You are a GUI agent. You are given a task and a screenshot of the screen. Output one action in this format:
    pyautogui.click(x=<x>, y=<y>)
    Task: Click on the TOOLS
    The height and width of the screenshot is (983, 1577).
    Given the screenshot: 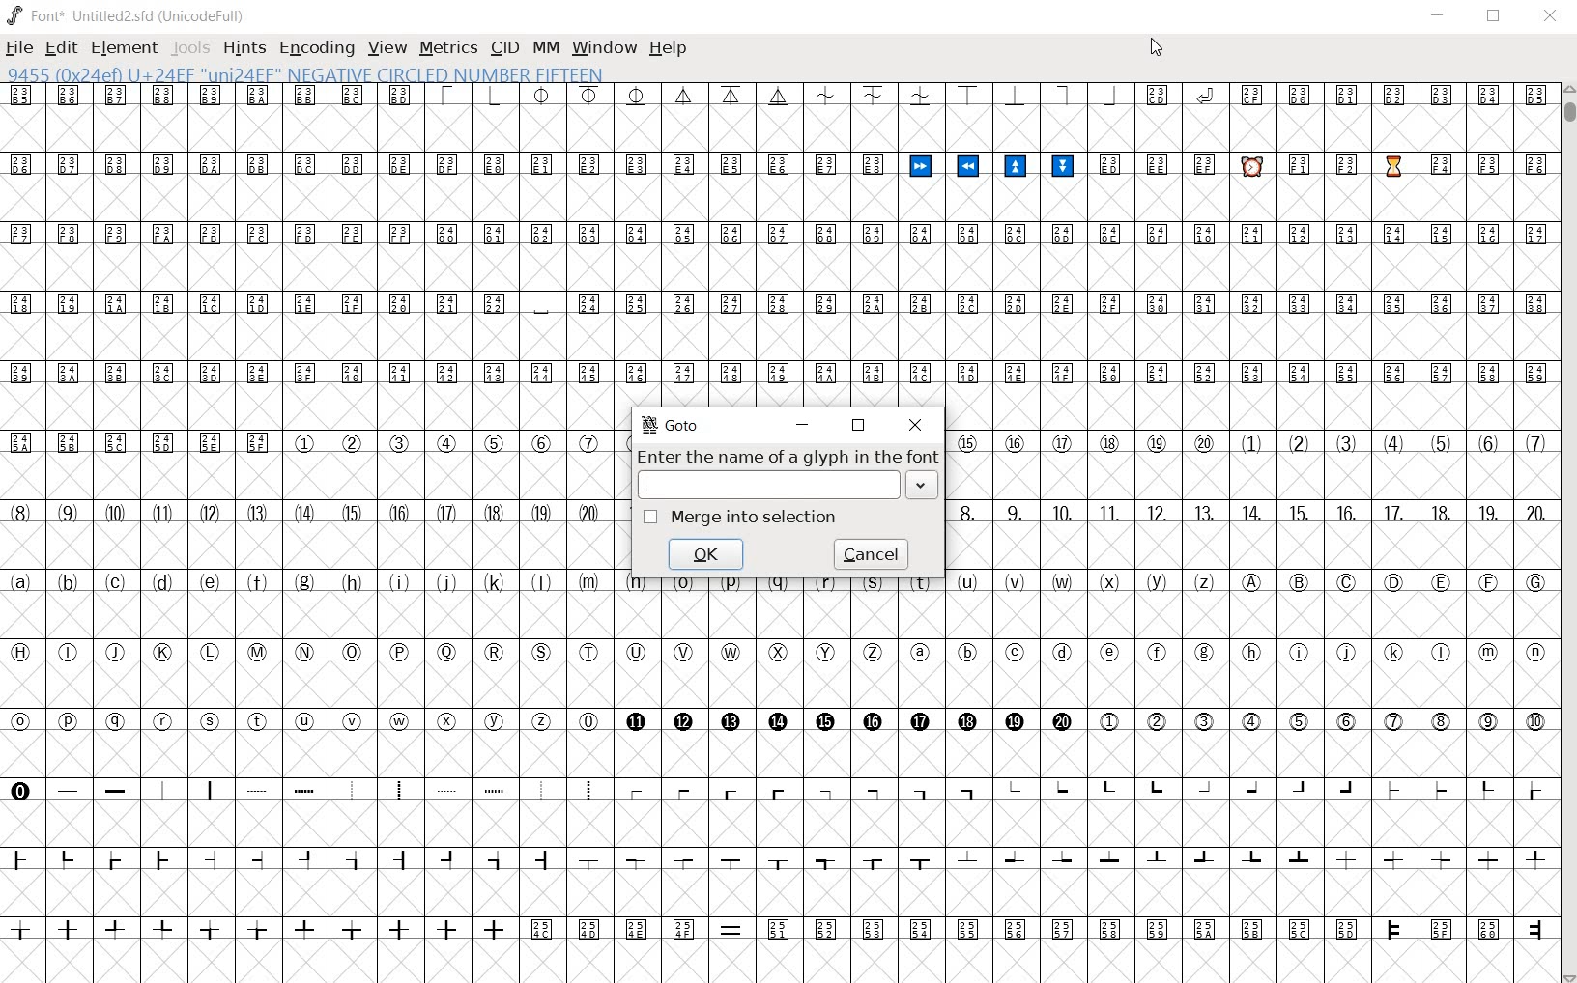 What is the action you would take?
    pyautogui.click(x=191, y=47)
    